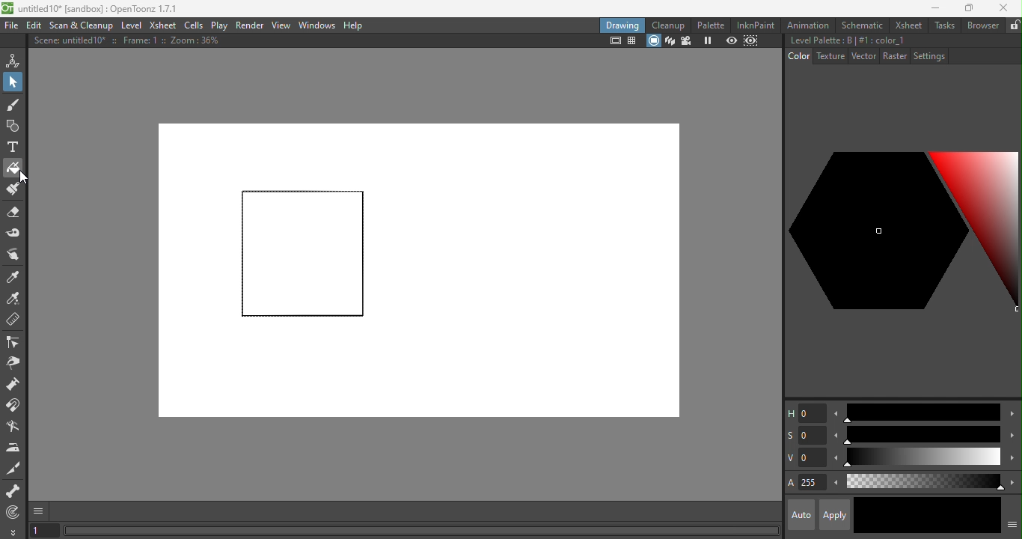  I want to click on Cleanup, so click(668, 25).